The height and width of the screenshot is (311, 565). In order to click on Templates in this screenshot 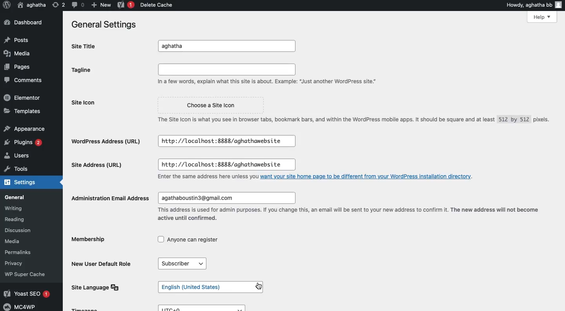, I will do `click(21, 111)`.